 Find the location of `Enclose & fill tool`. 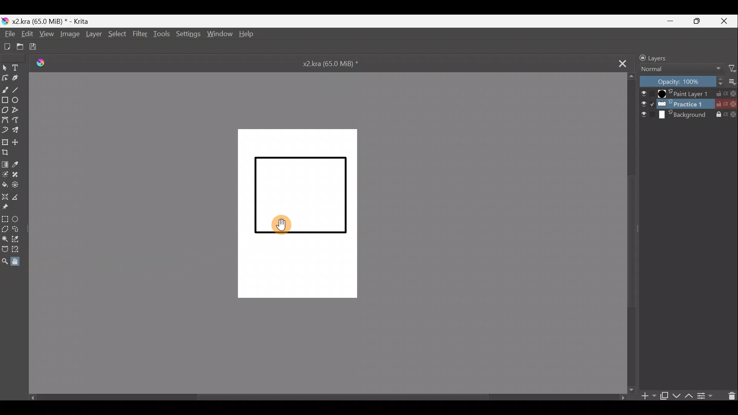

Enclose & fill tool is located at coordinates (18, 184).